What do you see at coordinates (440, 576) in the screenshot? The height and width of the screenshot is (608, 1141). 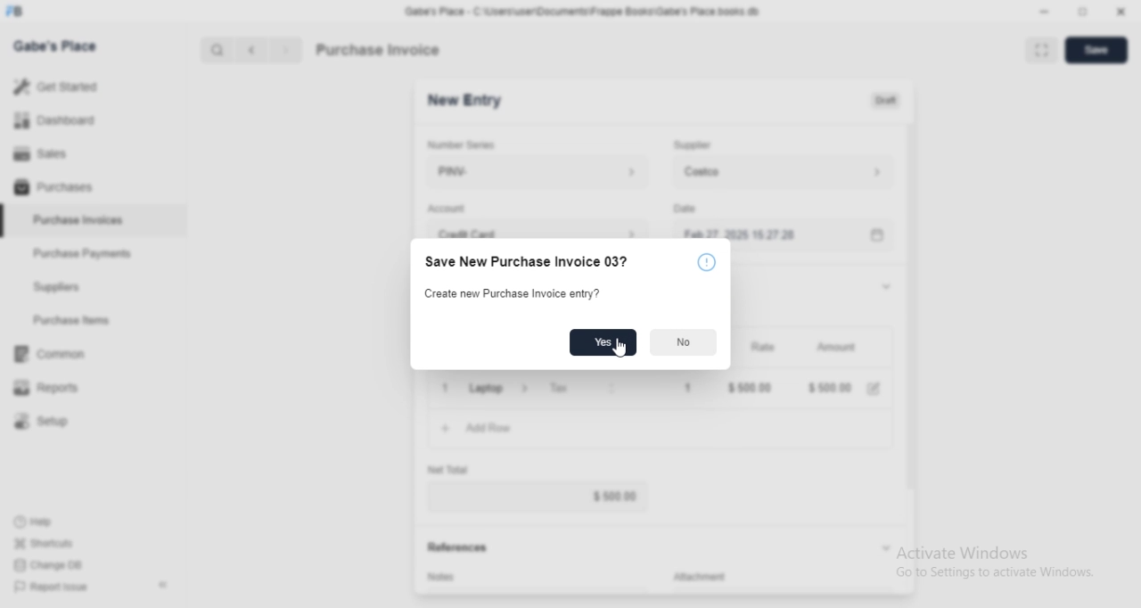 I see `Notes` at bounding box center [440, 576].